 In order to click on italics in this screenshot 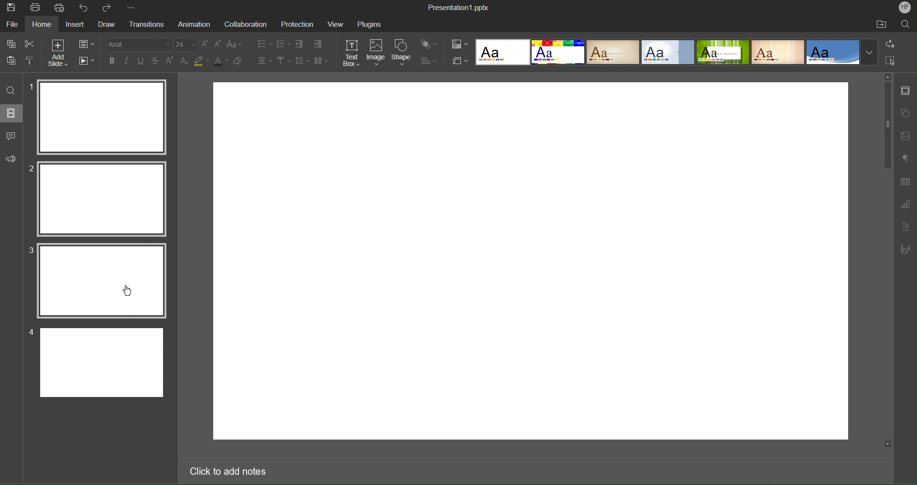, I will do `click(125, 60)`.